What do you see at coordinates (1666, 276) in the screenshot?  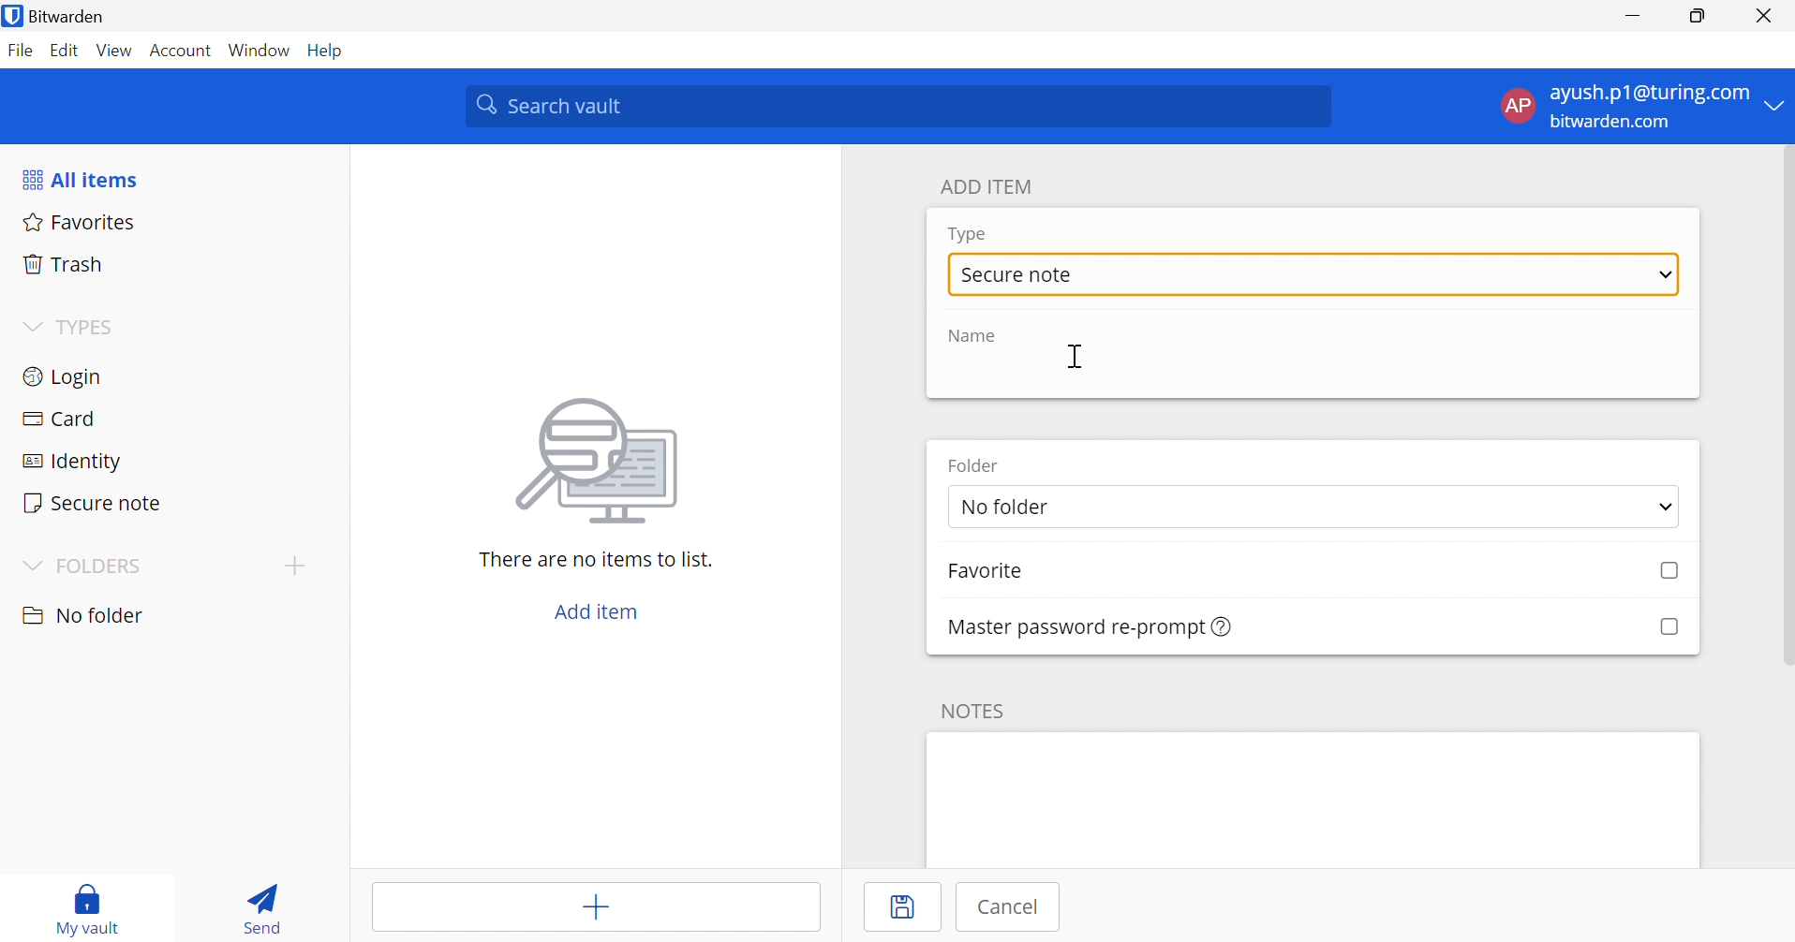 I see `Drop Down` at bounding box center [1666, 276].